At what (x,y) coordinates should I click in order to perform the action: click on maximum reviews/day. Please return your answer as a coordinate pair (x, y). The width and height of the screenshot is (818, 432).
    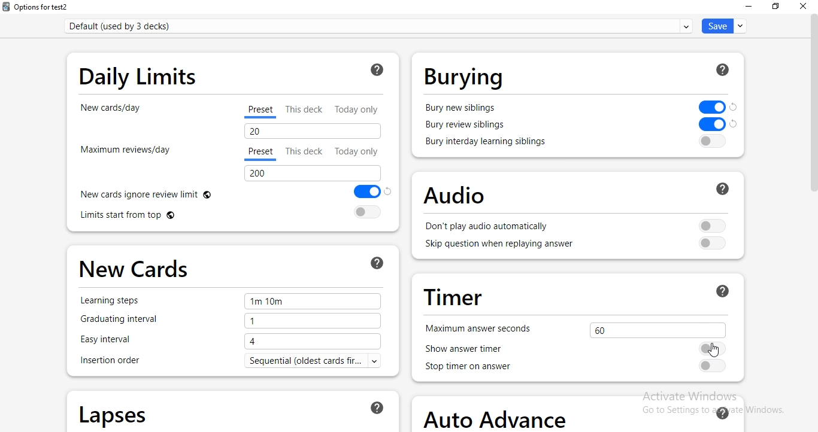
    Looking at the image, I should click on (119, 147).